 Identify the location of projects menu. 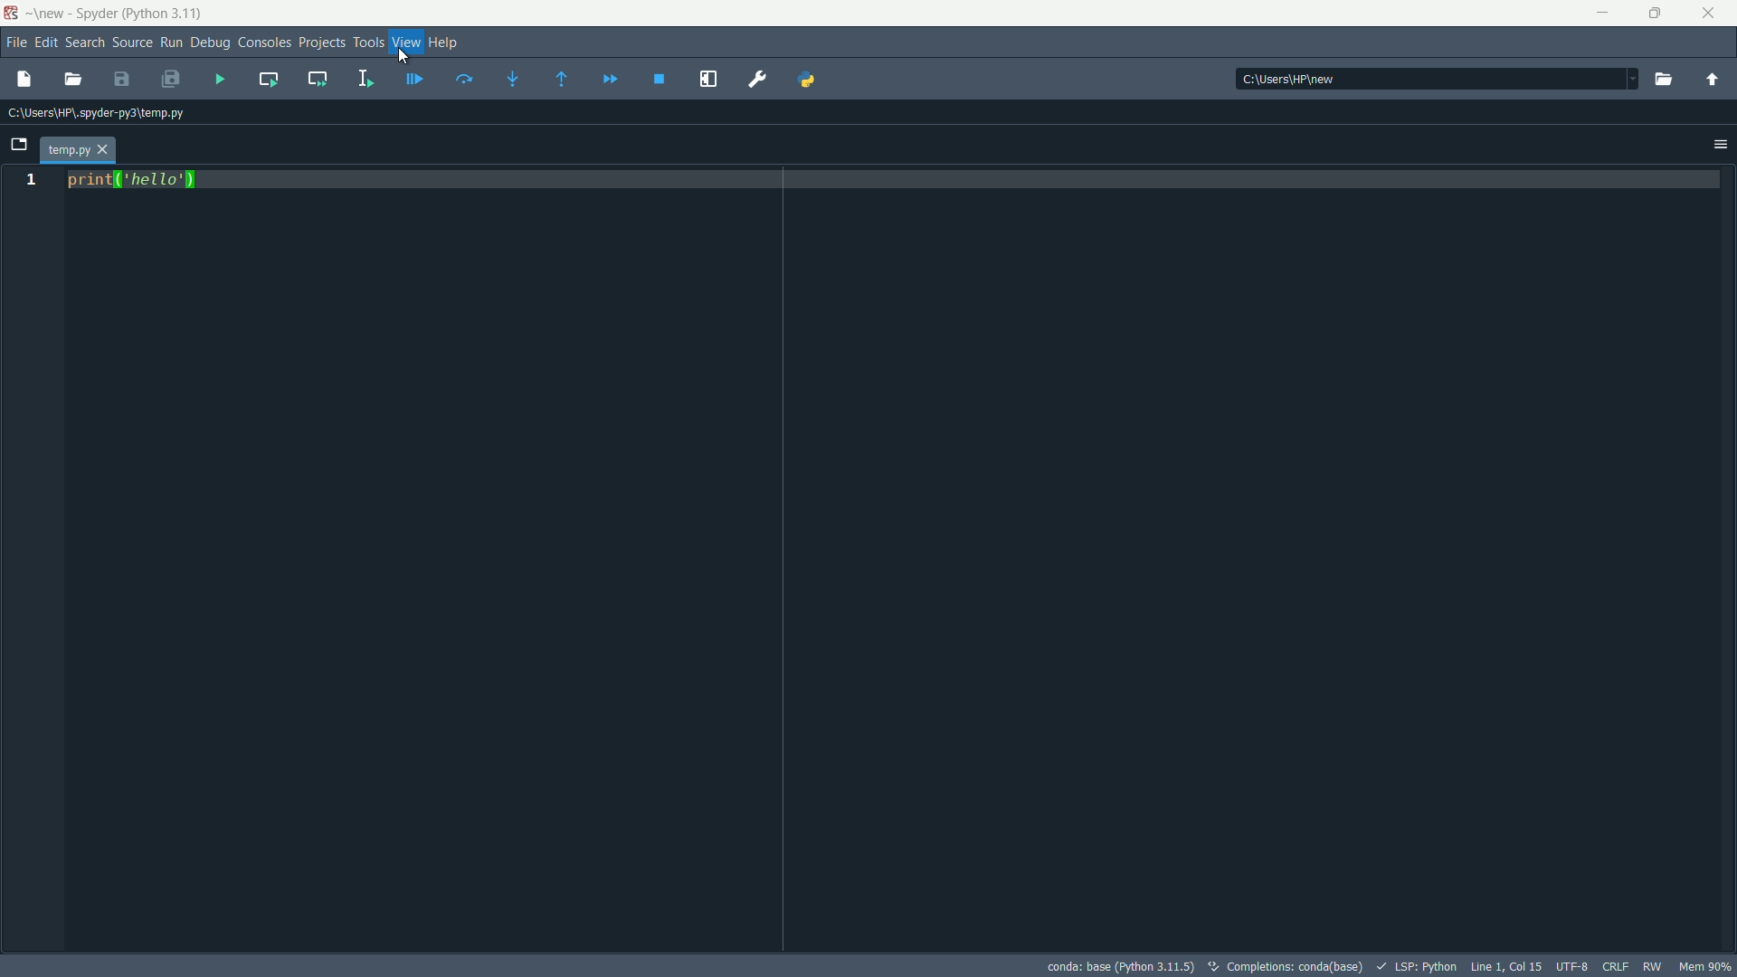
(321, 42).